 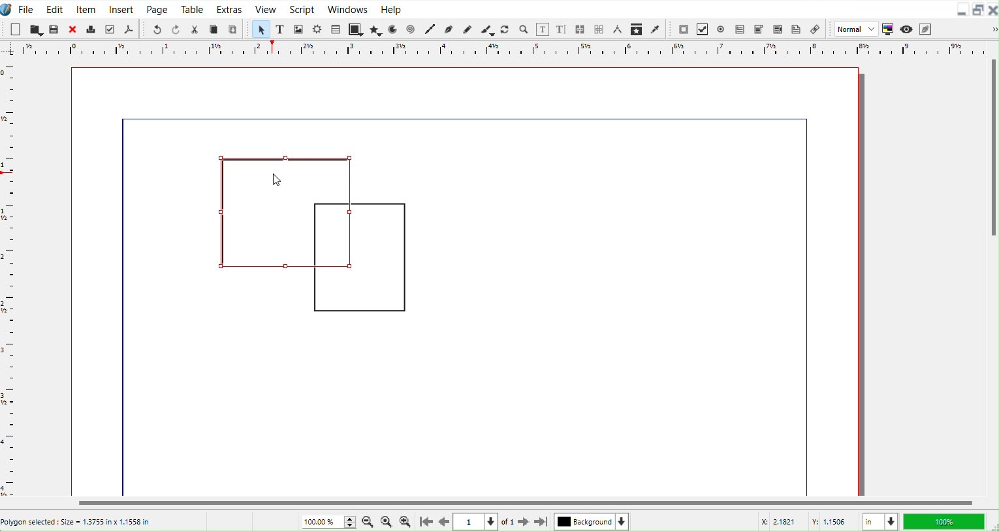 I want to click on line, so click(x=383, y=205).